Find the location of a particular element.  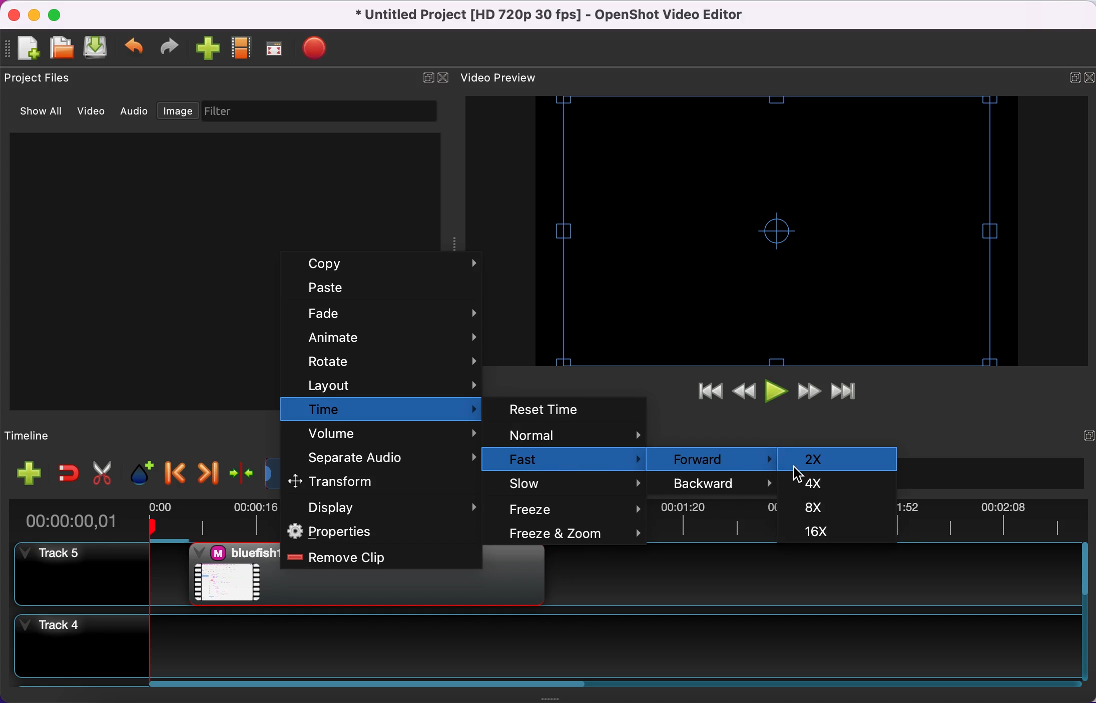

forward is located at coordinates (715, 459).